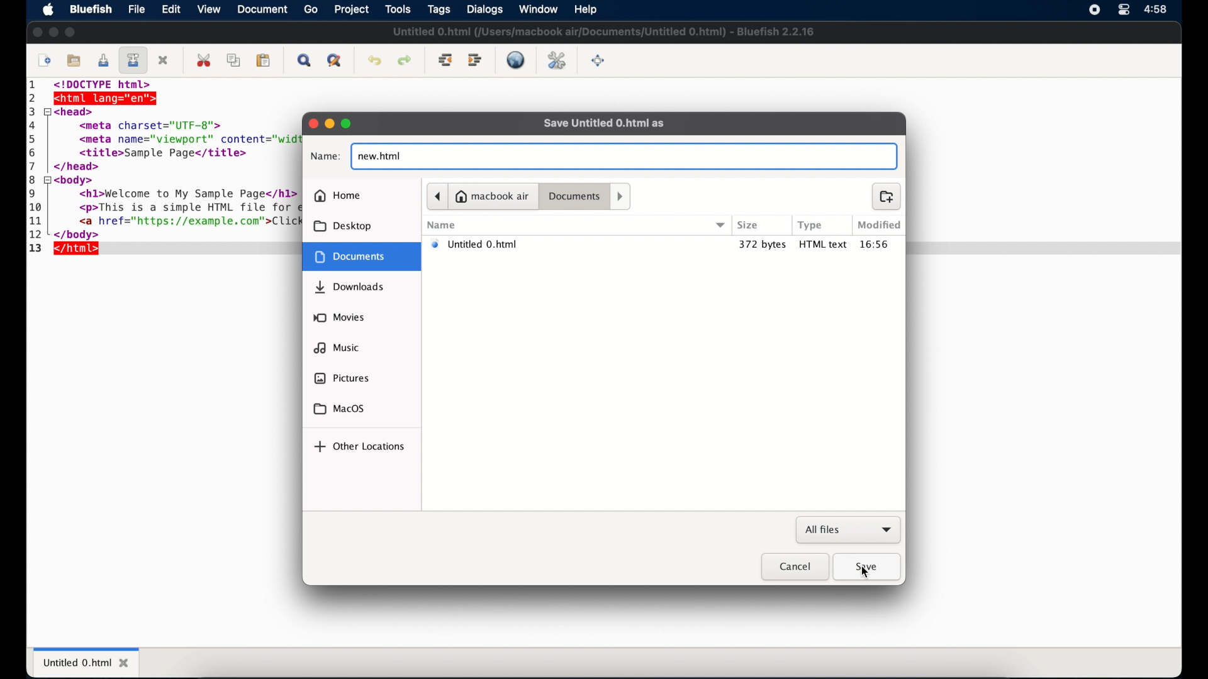 The height and width of the screenshot is (679, 1208). I want to click on untitled 0.html, so click(87, 661).